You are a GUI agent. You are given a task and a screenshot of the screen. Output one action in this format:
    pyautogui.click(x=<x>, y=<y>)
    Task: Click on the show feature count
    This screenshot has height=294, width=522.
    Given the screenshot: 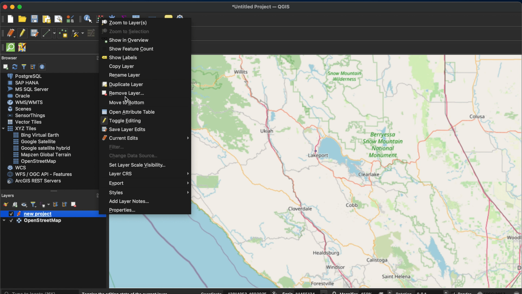 What is the action you would take?
    pyautogui.click(x=130, y=49)
    